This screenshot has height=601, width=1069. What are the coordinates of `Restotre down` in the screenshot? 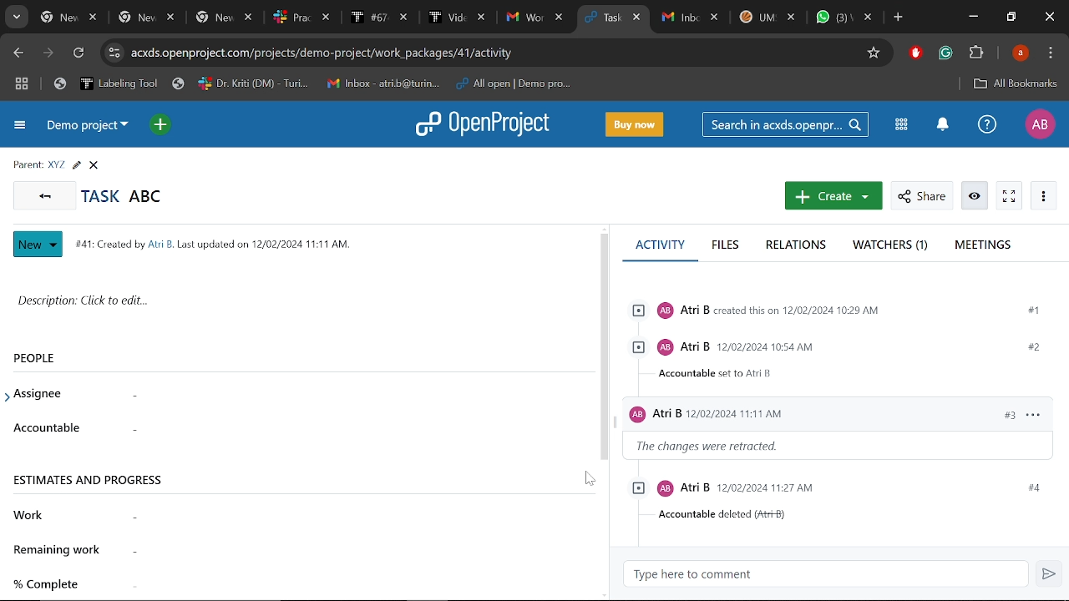 It's located at (1011, 17).